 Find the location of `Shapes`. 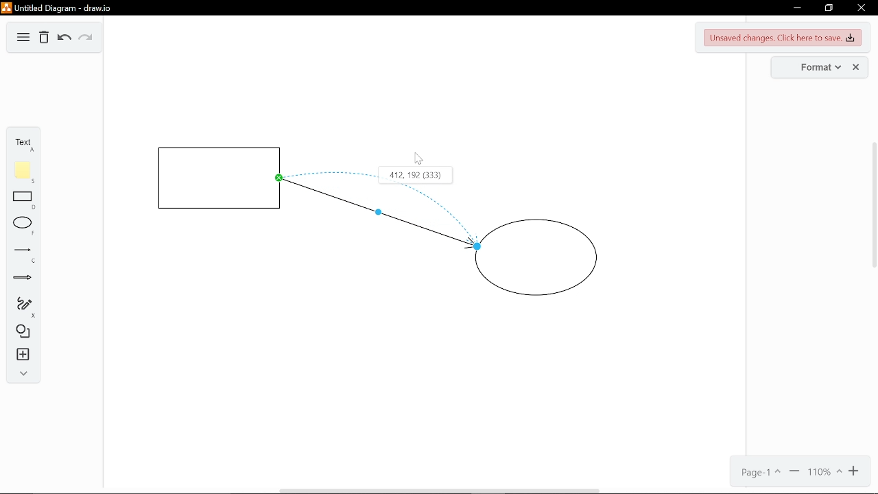

Shapes is located at coordinates (23, 333).